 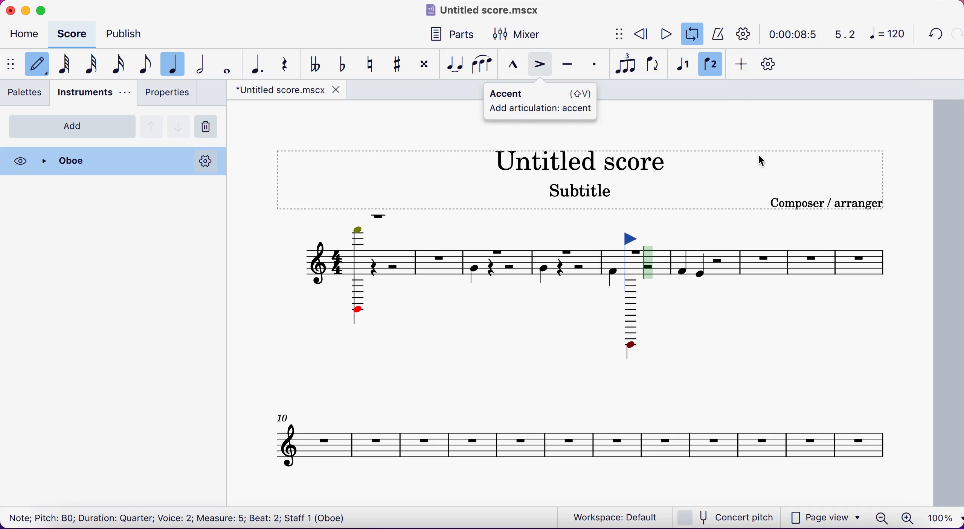 What do you see at coordinates (63, 65) in the screenshot?
I see `64th note` at bounding box center [63, 65].